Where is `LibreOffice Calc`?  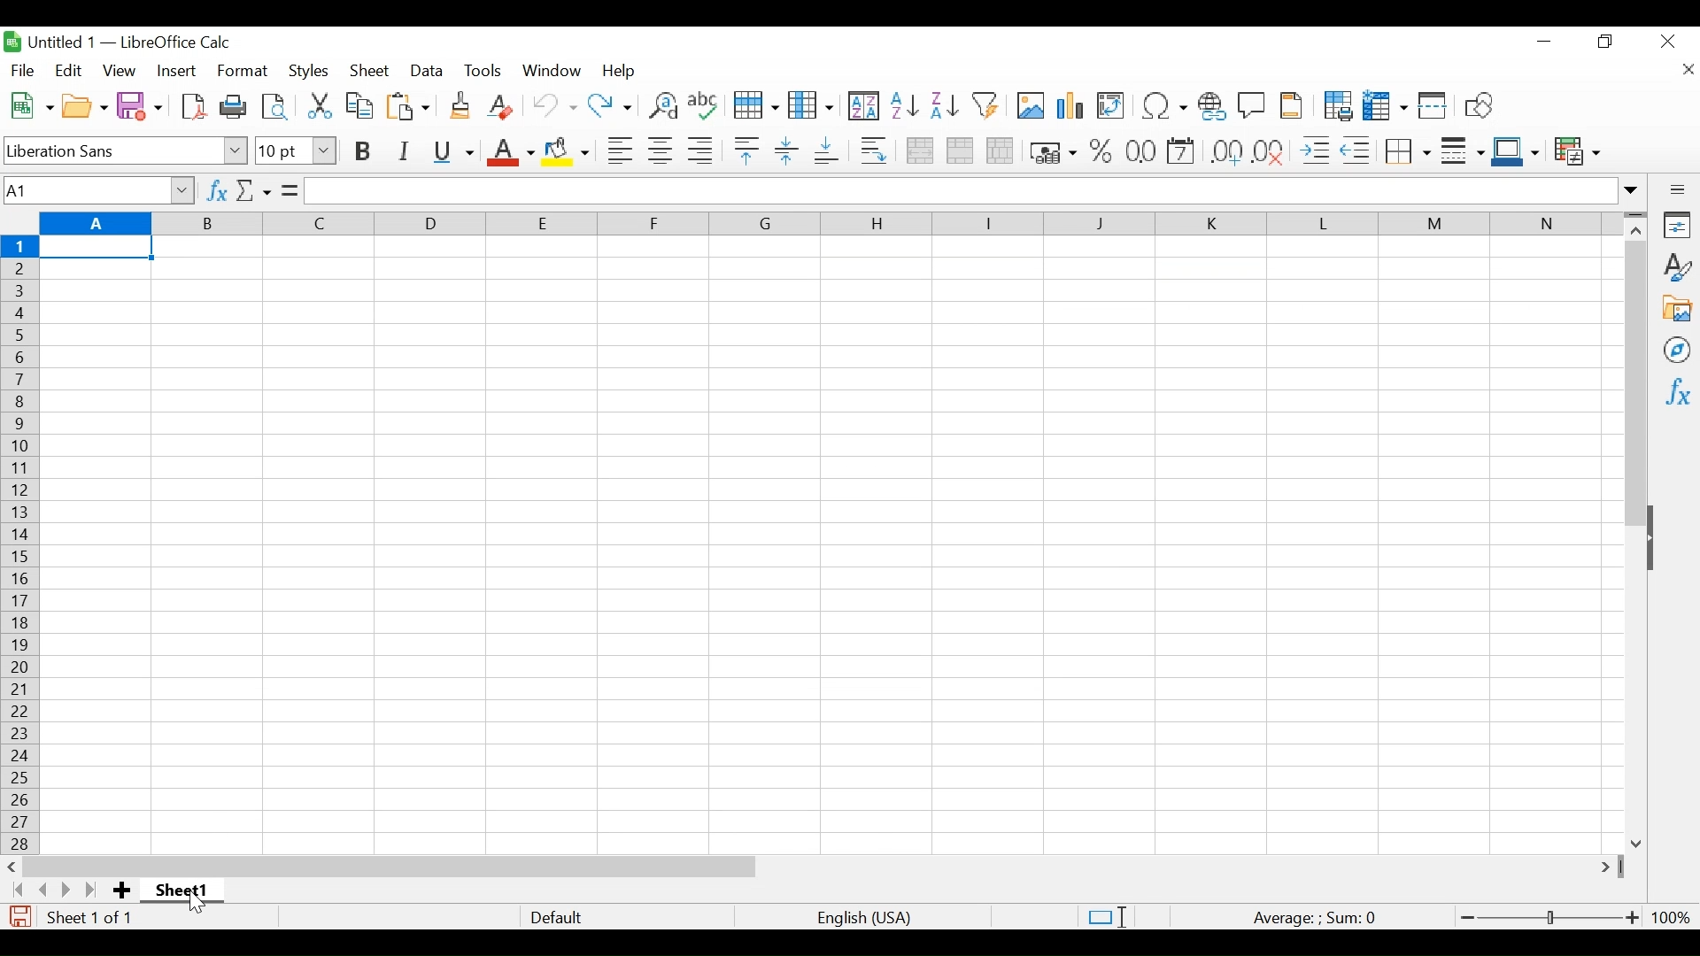 LibreOffice Calc is located at coordinates (174, 43).